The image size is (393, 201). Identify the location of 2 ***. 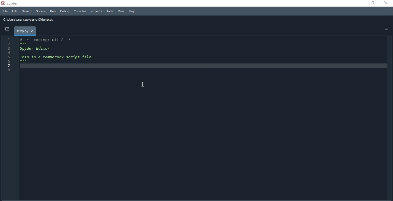
(22, 44).